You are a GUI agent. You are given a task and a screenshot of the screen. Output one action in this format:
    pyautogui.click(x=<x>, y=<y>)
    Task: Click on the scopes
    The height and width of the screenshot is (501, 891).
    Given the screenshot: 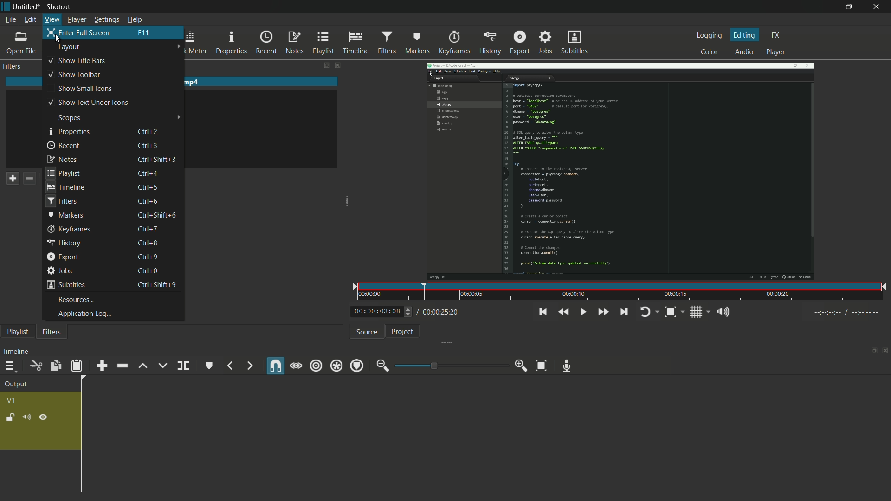 What is the action you would take?
    pyautogui.click(x=71, y=118)
    